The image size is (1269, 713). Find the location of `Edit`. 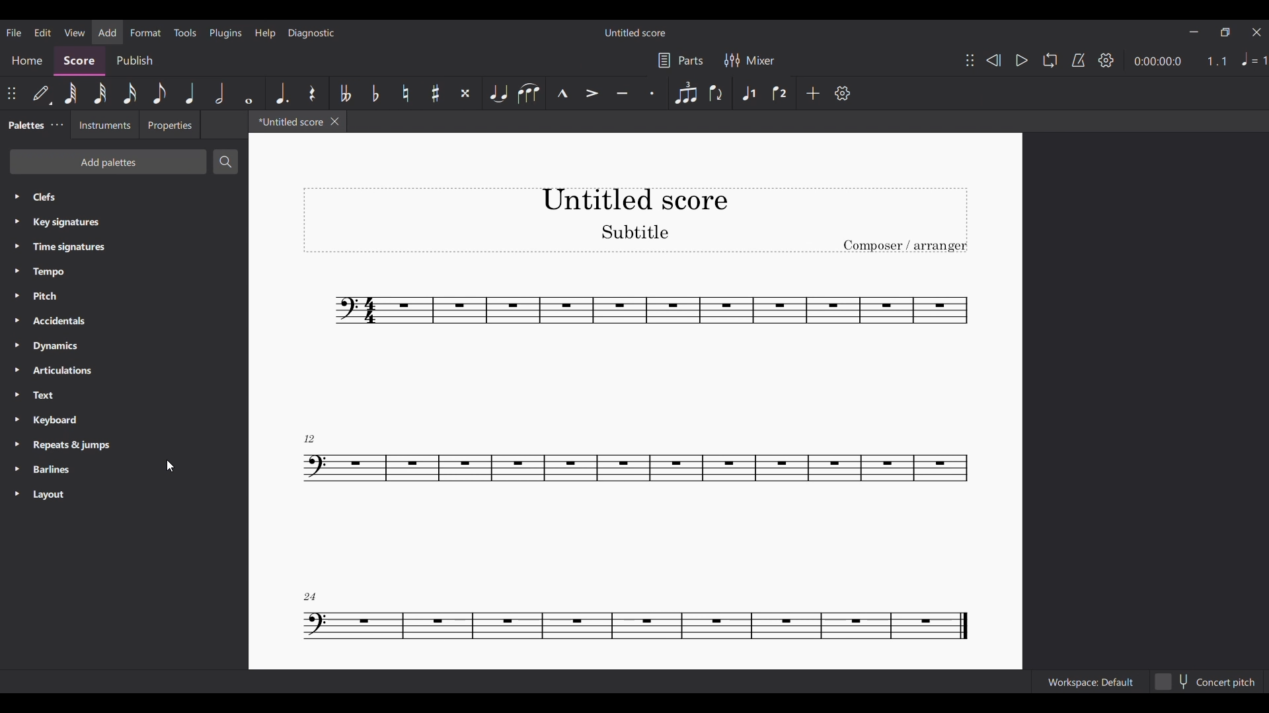

Edit is located at coordinates (42, 32).